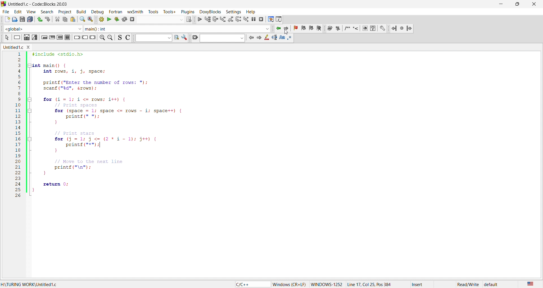 Image resolution: width=543 pixels, height=288 pixels. I want to click on build and run, so click(116, 19).